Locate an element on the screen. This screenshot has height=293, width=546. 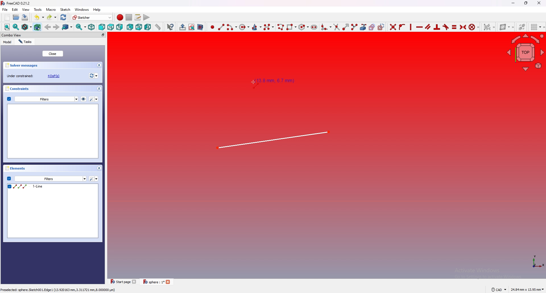
Execute macro is located at coordinates (146, 17).